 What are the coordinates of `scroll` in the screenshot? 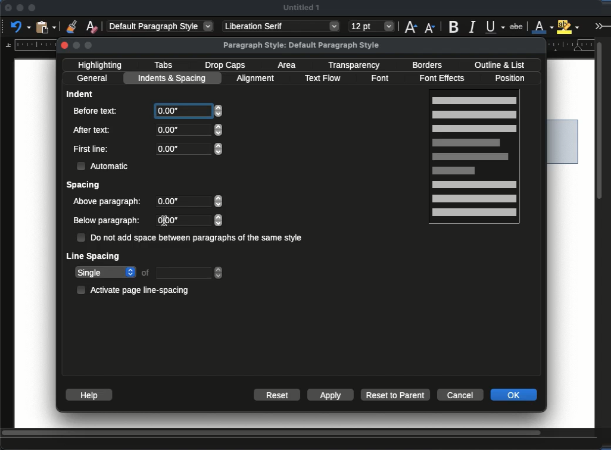 It's located at (603, 232).